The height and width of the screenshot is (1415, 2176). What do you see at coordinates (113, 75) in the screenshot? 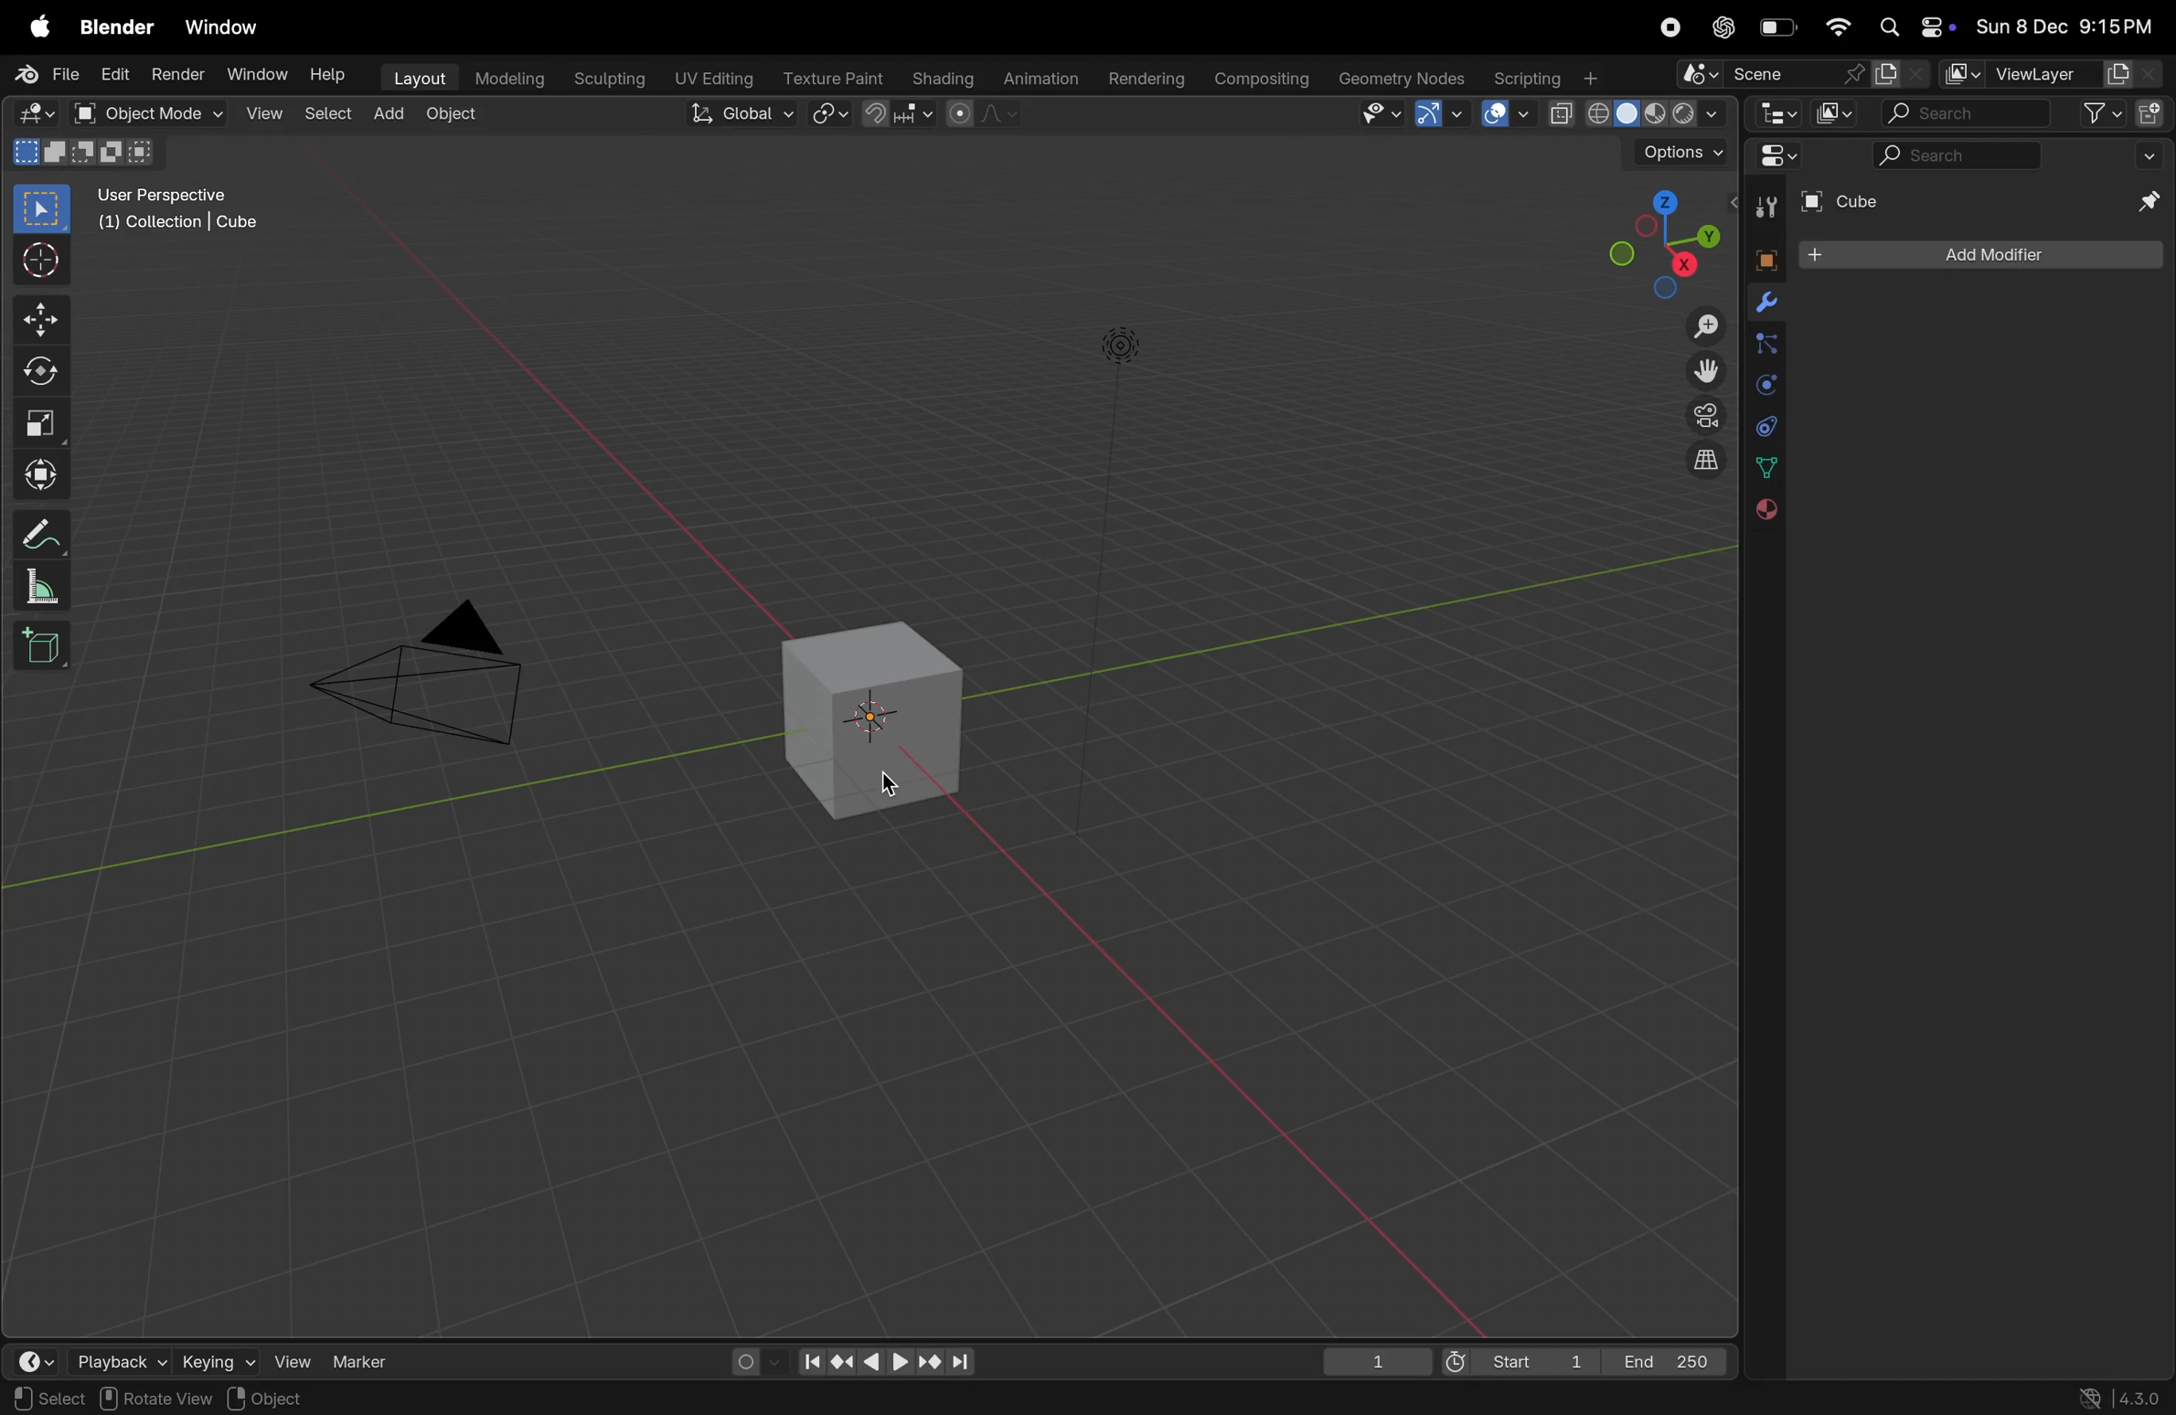
I see `edit` at bounding box center [113, 75].